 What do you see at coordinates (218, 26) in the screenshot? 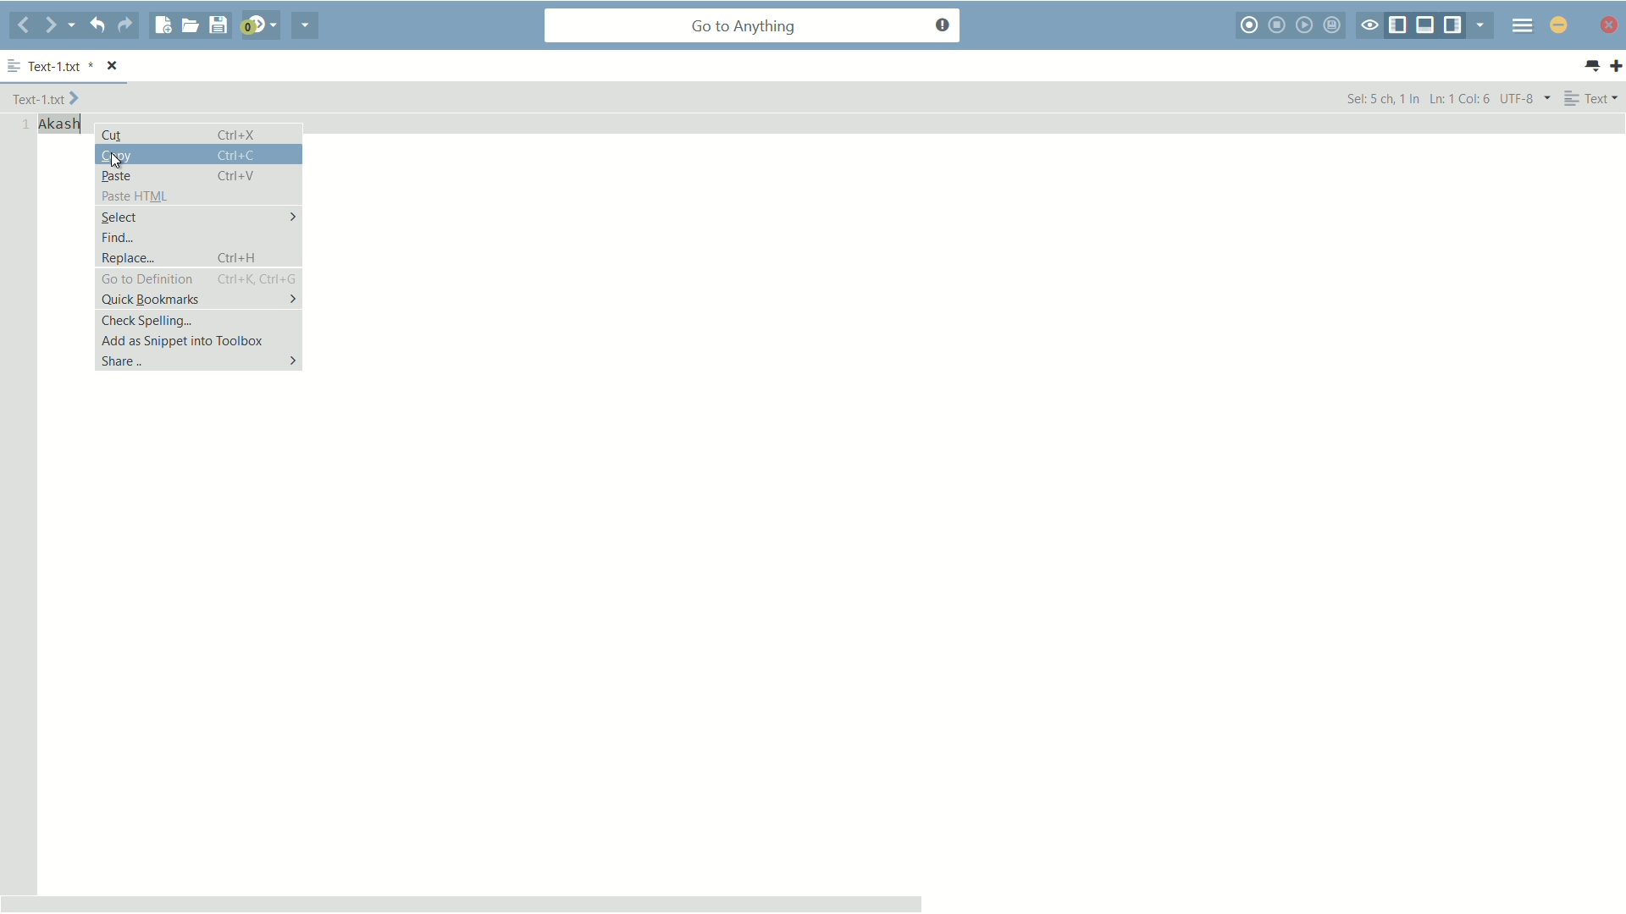
I see `save file` at bounding box center [218, 26].